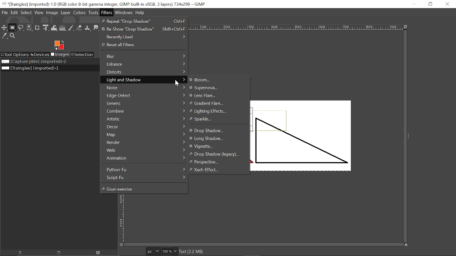  Describe the element at coordinates (59, 253) in the screenshot. I see `Open new display for this image` at that location.